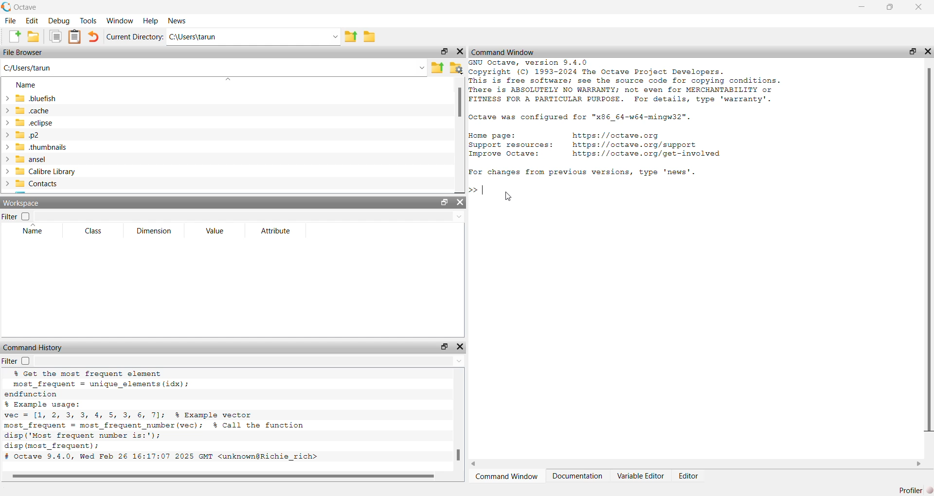 Image resolution: width=934 pixels, height=496 pixels. What do you see at coordinates (22, 203) in the screenshot?
I see `Workspace` at bounding box center [22, 203].